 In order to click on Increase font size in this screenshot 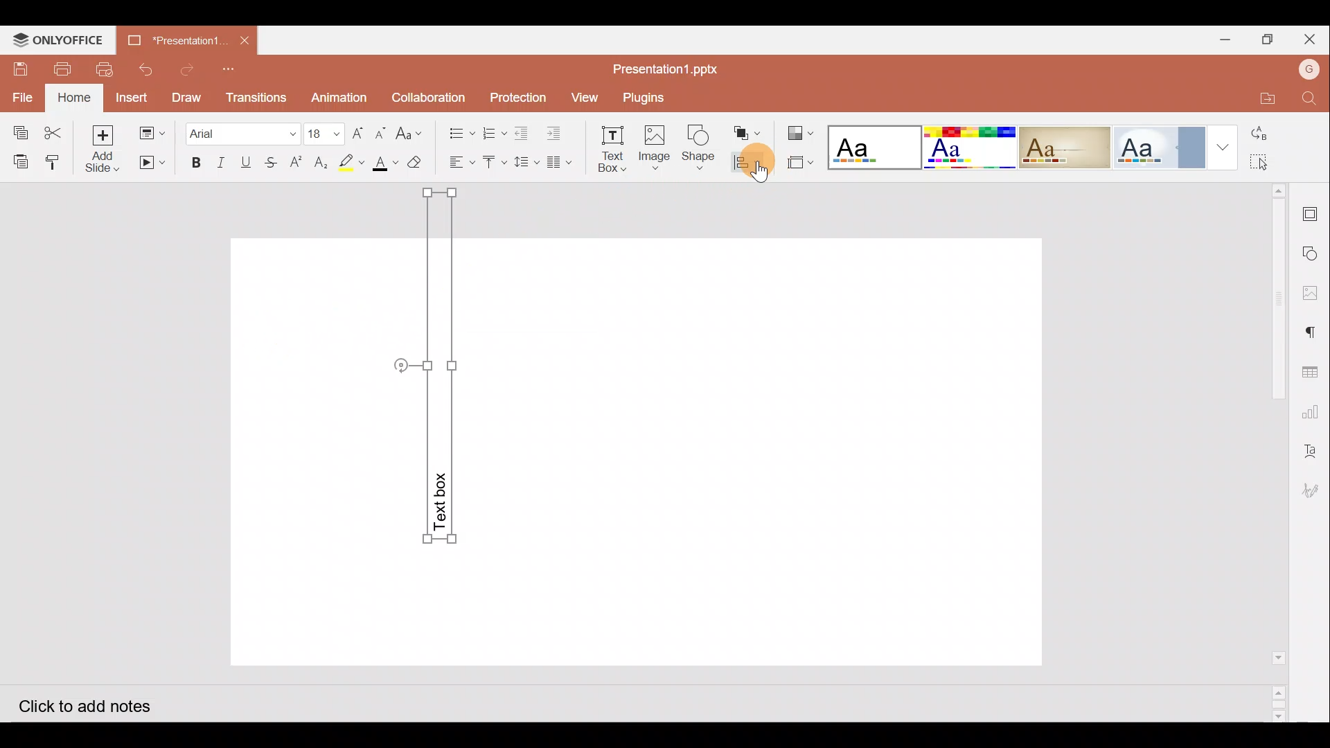, I will do `click(360, 132)`.